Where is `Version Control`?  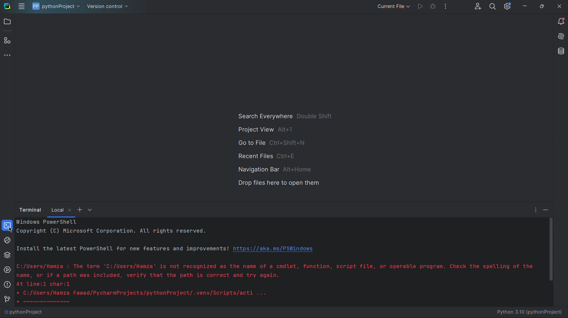 Version Control is located at coordinates (108, 6).